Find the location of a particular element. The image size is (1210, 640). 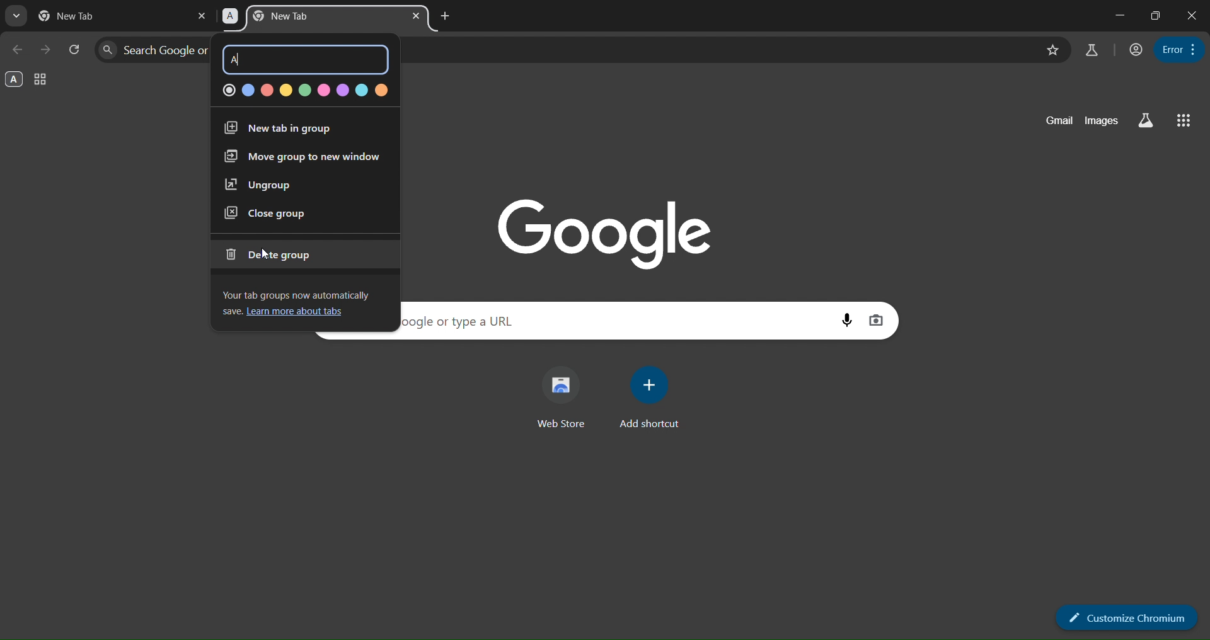

move group to new window is located at coordinates (299, 158).